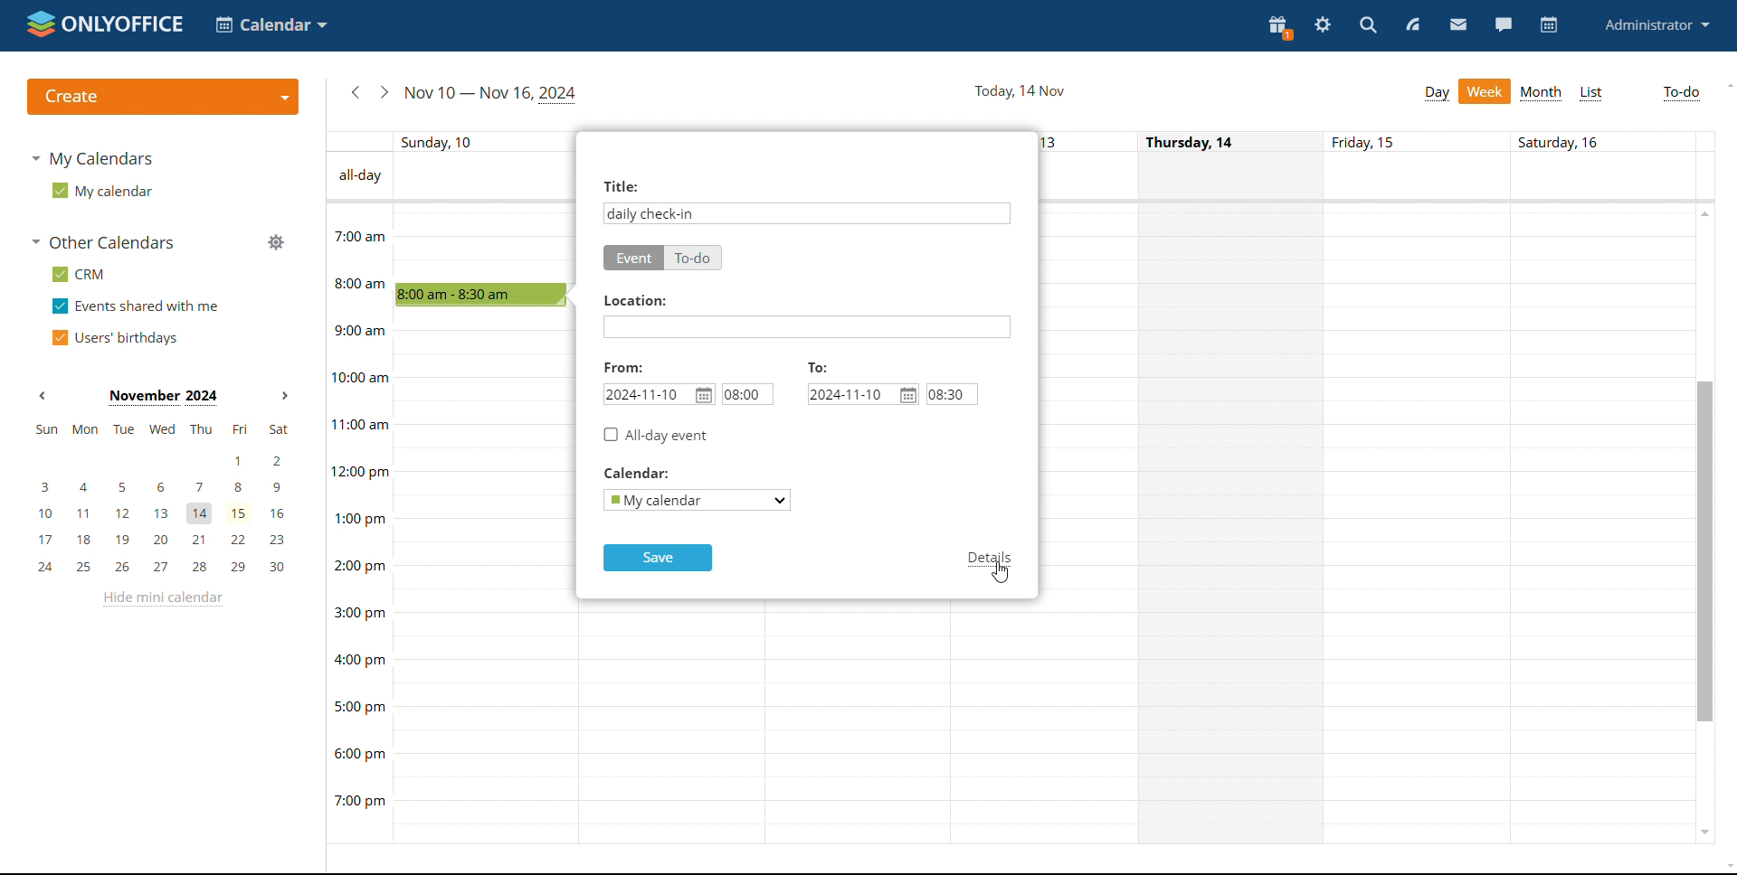  Describe the element at coordinates (353, 487) in the screenshot. I see `time of the day` at that location.